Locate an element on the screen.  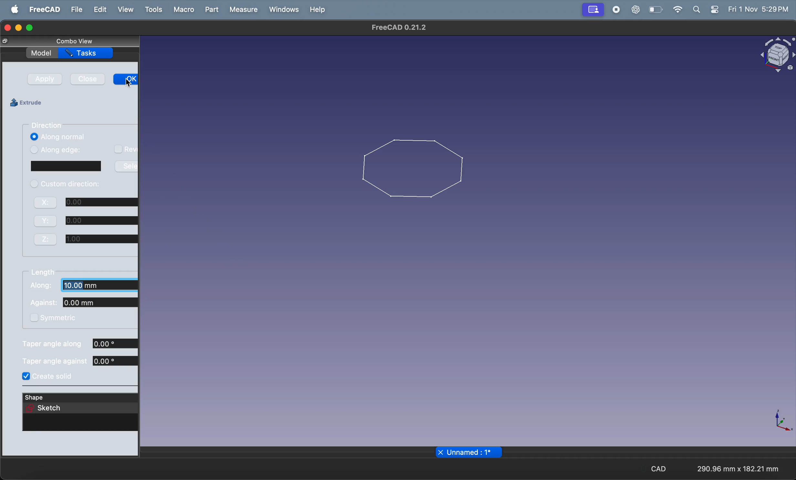
task is located at coordinates (86, 53).